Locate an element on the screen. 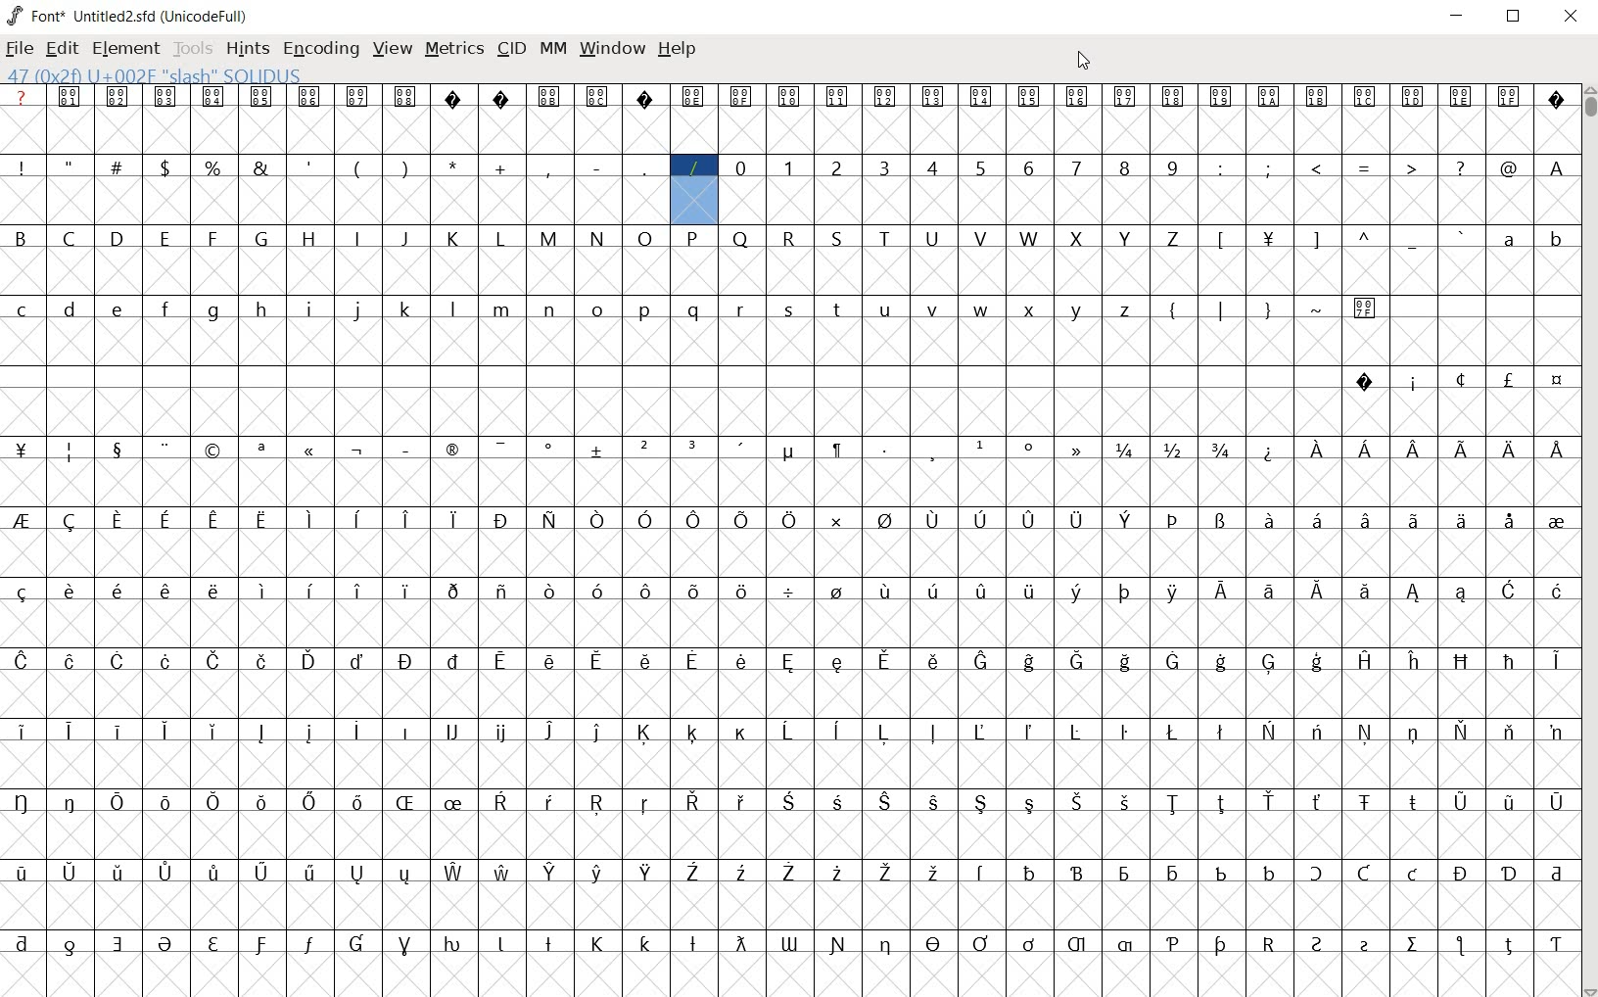 This screenshot has width=1598, height=997. glyph is located at coordinates (934, 943).